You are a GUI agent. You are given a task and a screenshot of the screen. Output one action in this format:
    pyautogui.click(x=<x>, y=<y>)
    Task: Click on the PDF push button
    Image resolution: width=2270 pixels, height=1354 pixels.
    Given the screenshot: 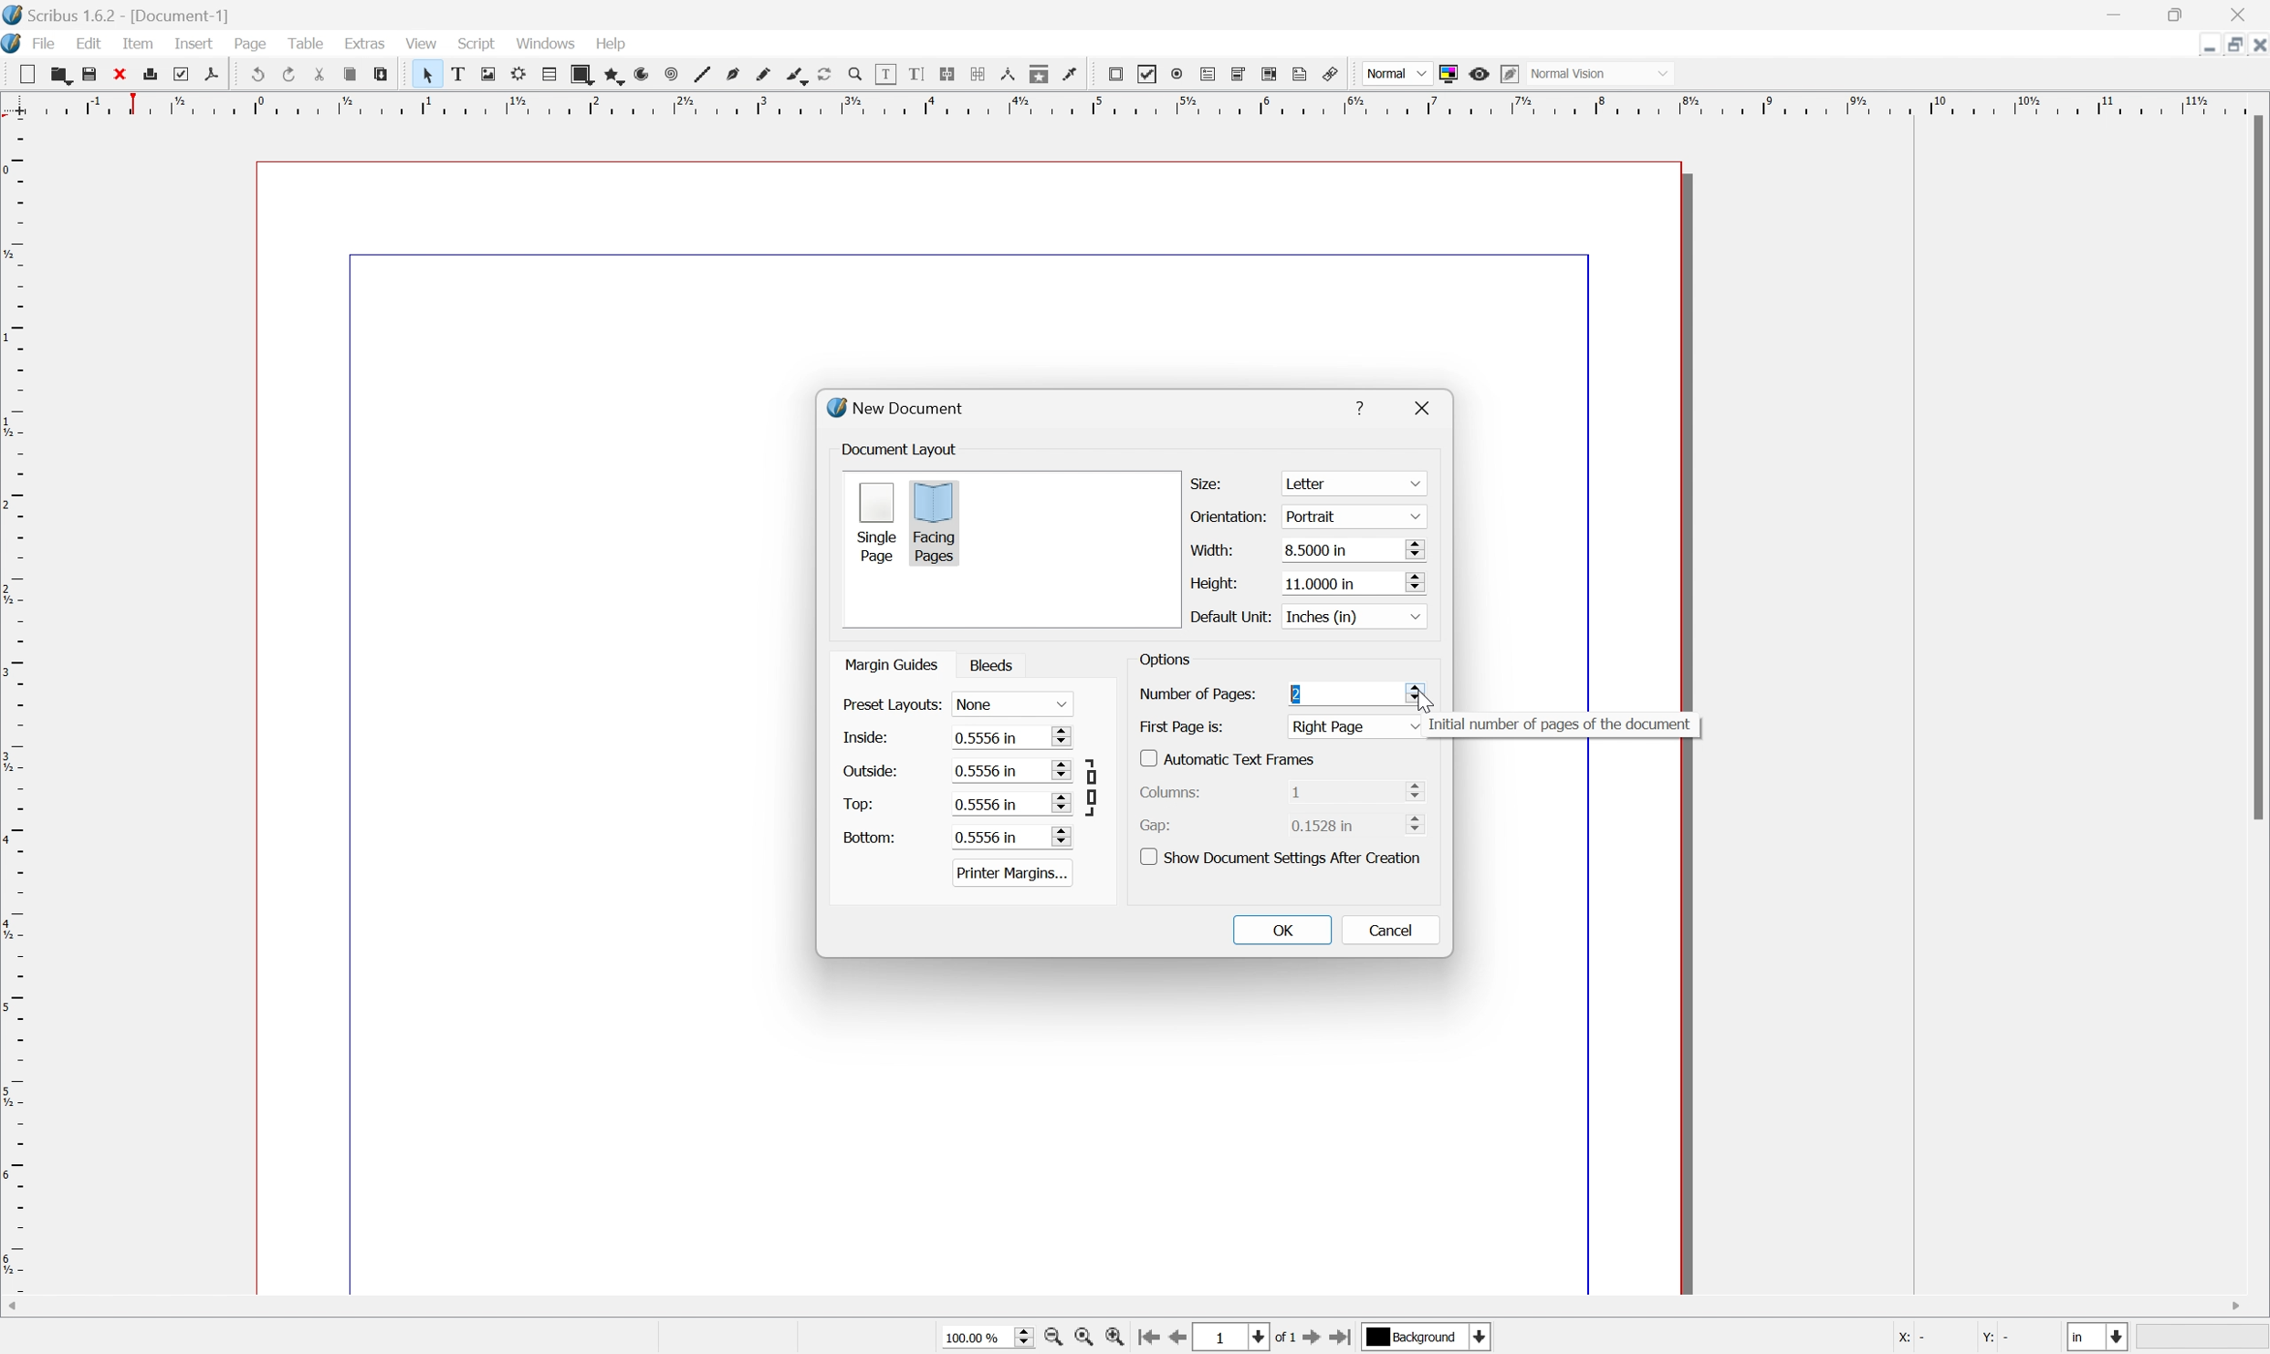 What is the action you would take?
    pyautogui.click(x=1114, y=74)
    